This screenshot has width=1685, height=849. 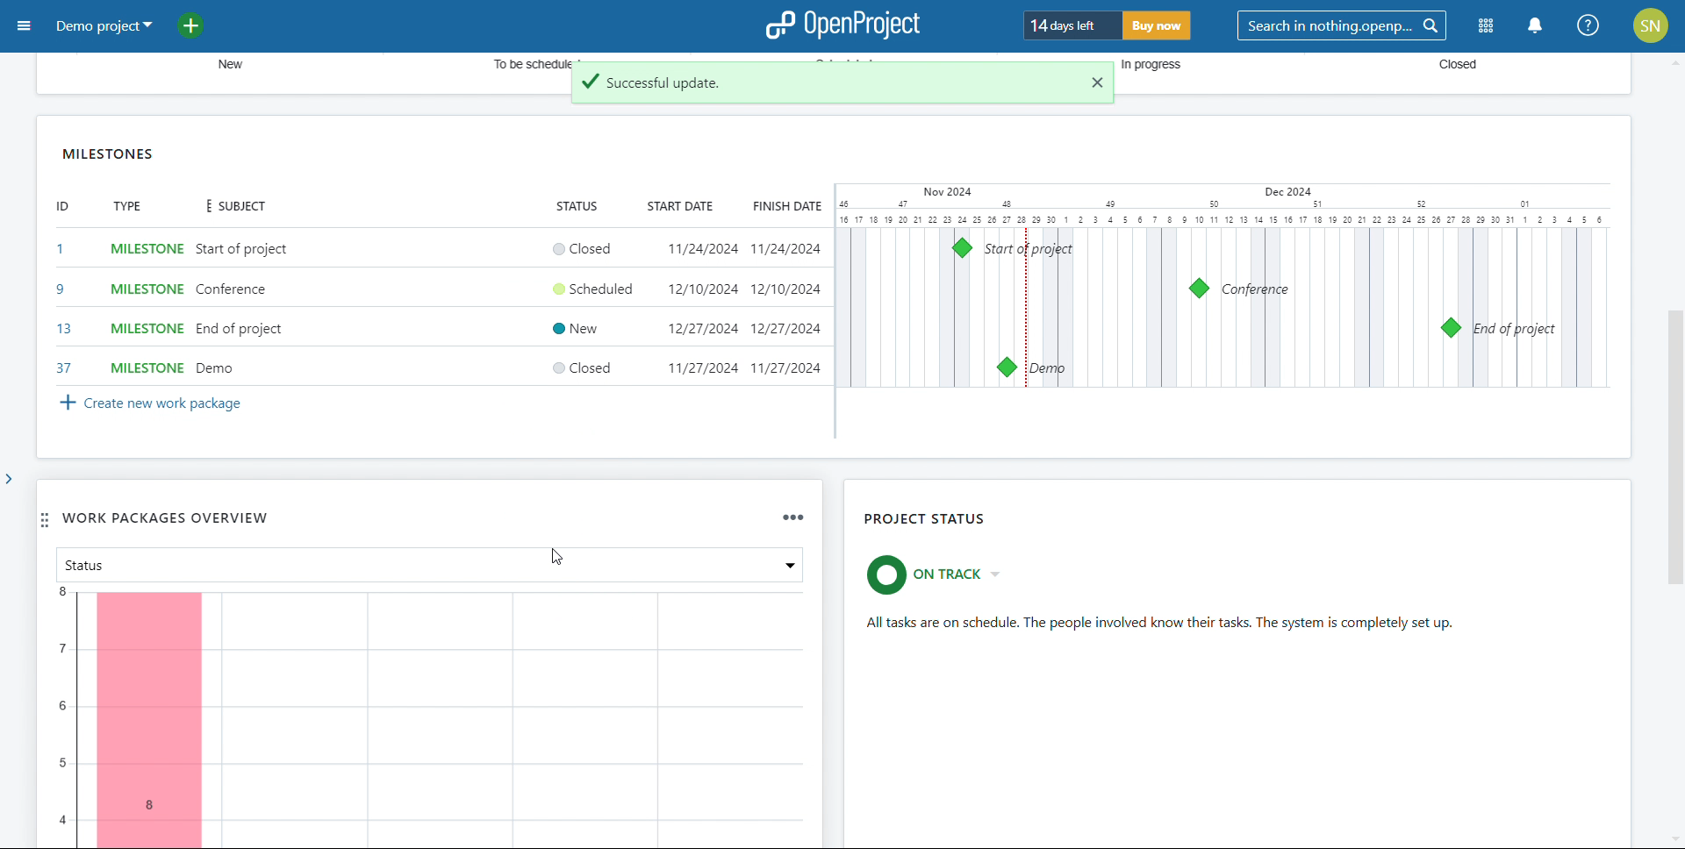 What do you see at coordinates (242, 310) in the screenshot?
I see `add subject` at bounding box center [242, 310].